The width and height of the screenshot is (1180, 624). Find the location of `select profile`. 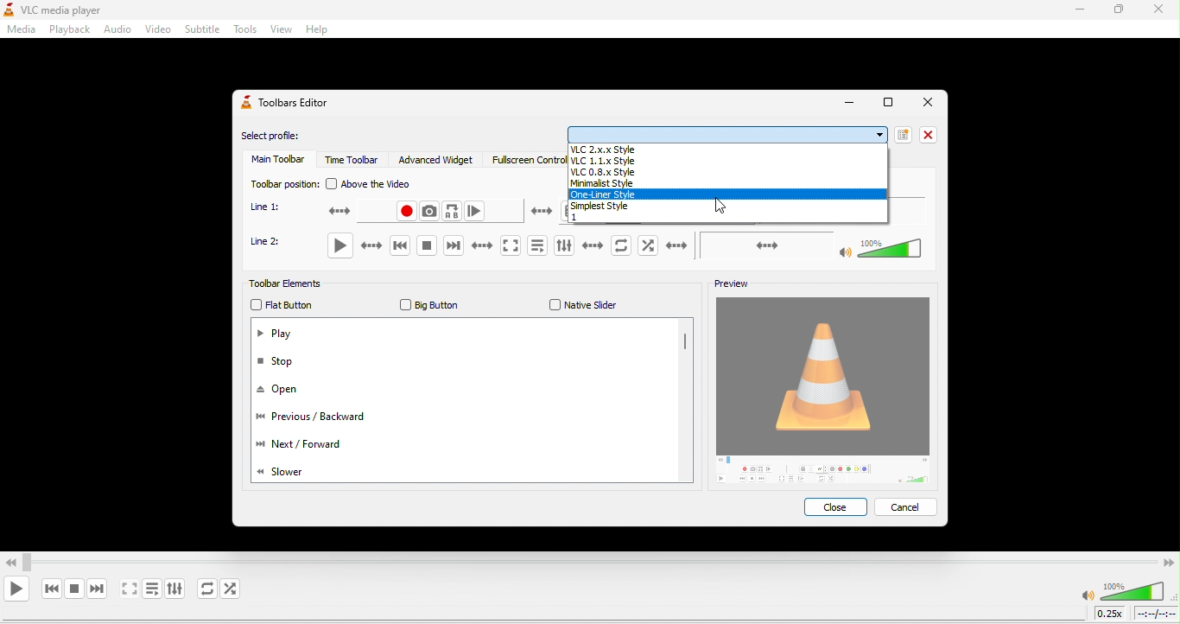

select profile is located at coordinates (287, 134).